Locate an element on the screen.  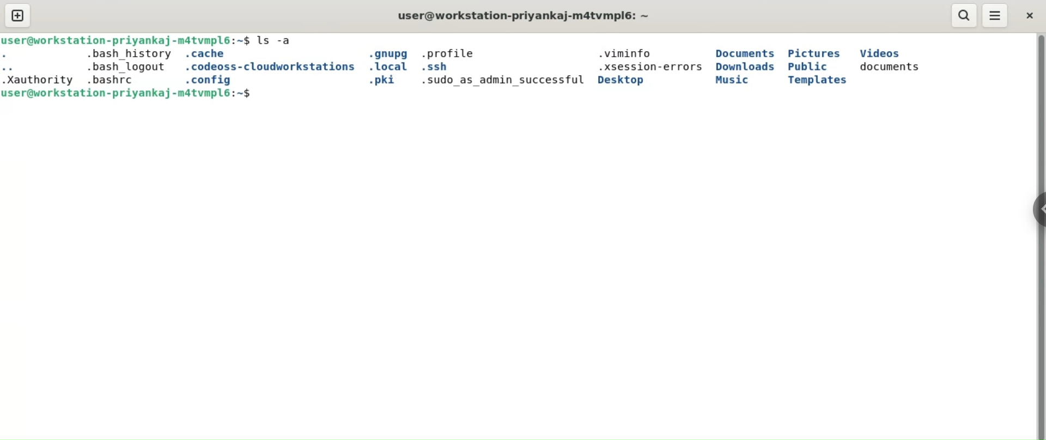
.xsession-errors is located at coordinates (648, 68).